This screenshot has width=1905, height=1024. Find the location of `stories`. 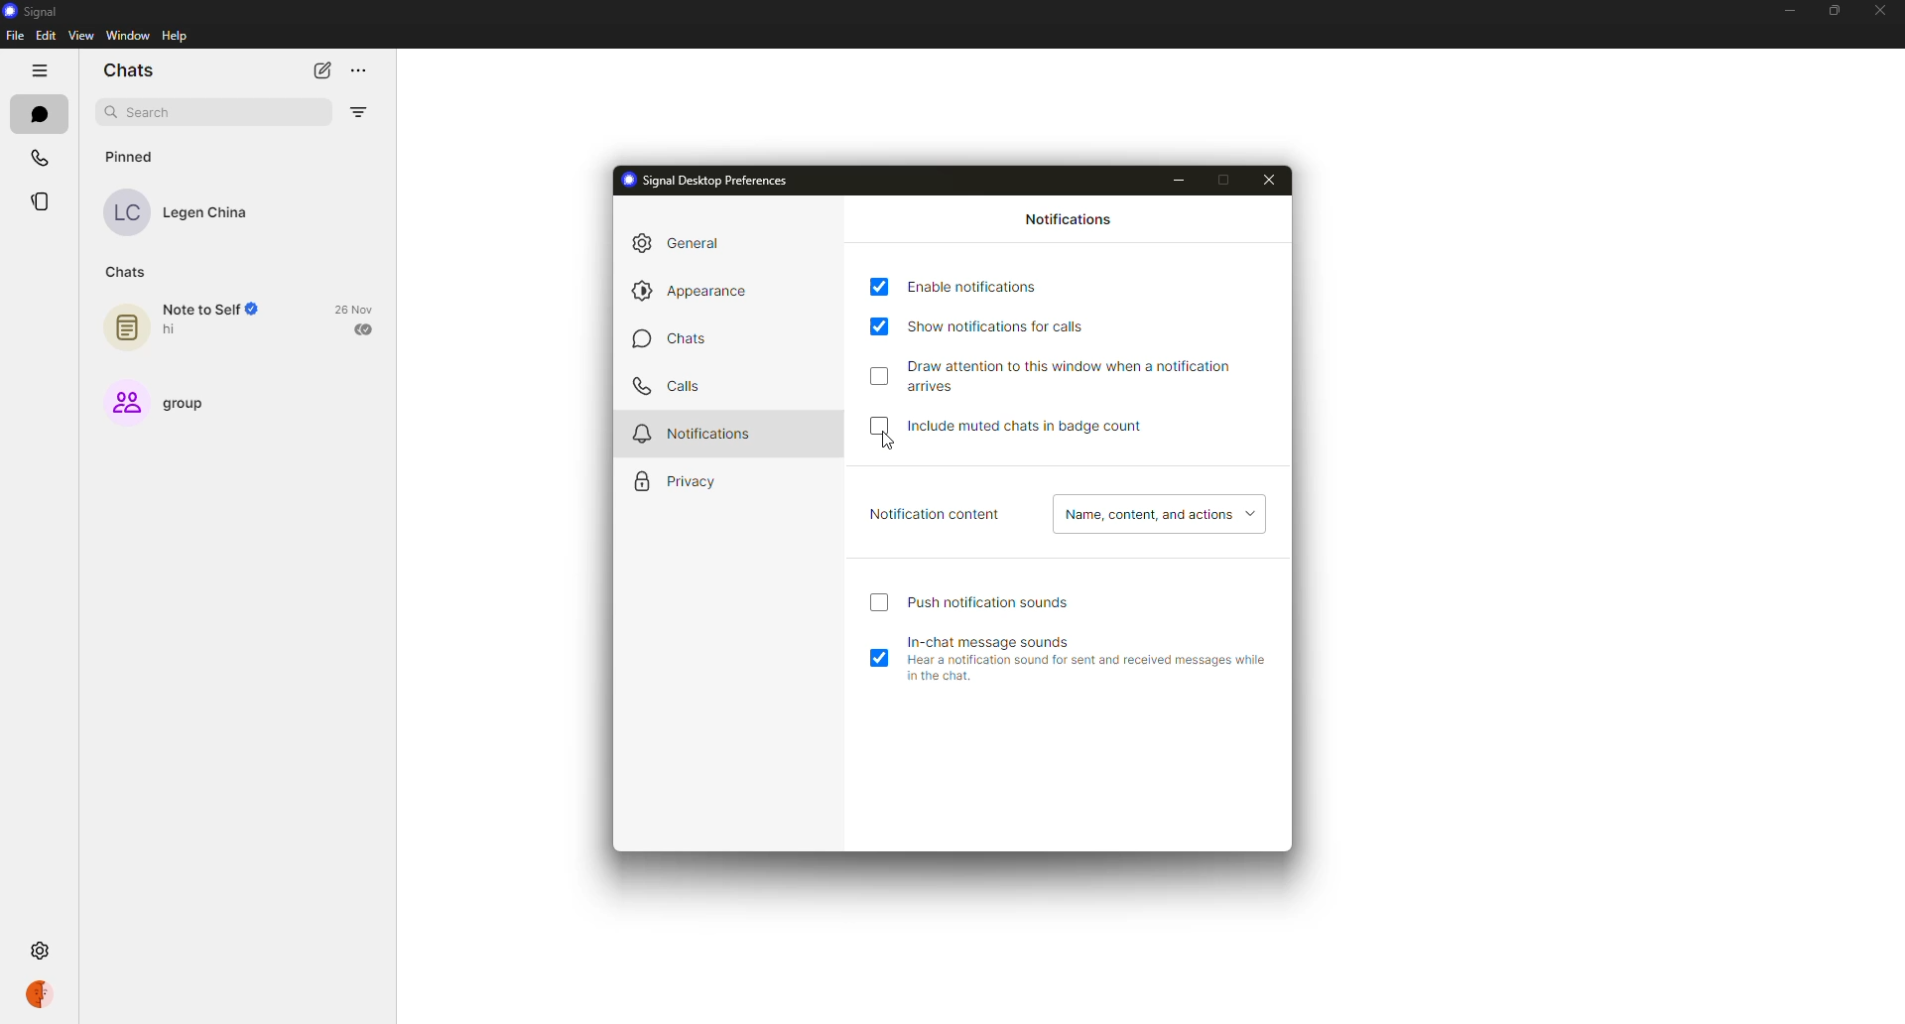

stories is located at coordinates (43, 203).